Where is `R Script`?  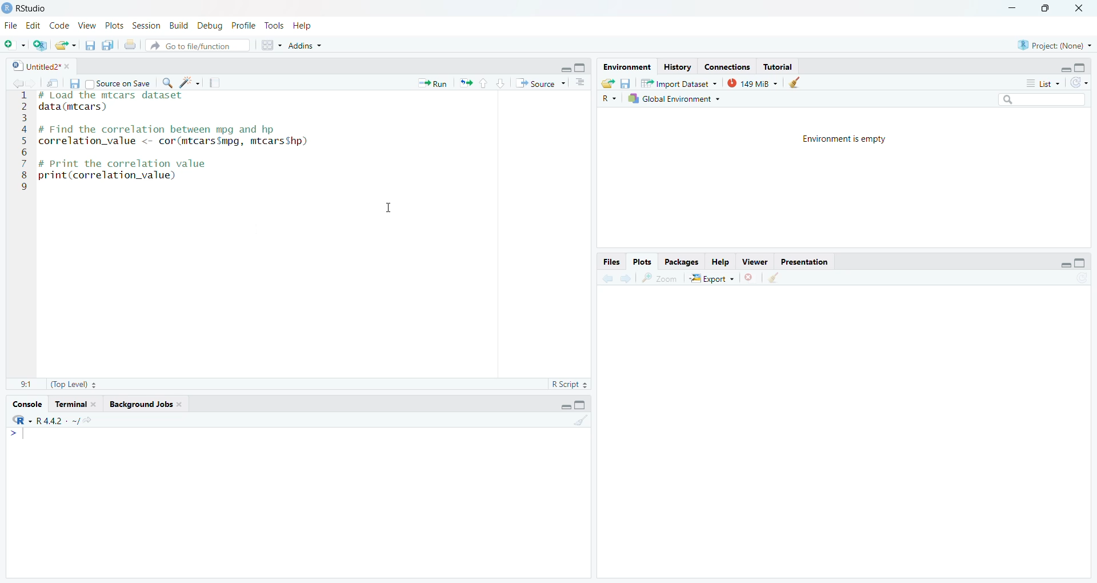 R Script is located at coordinates (565, 385).